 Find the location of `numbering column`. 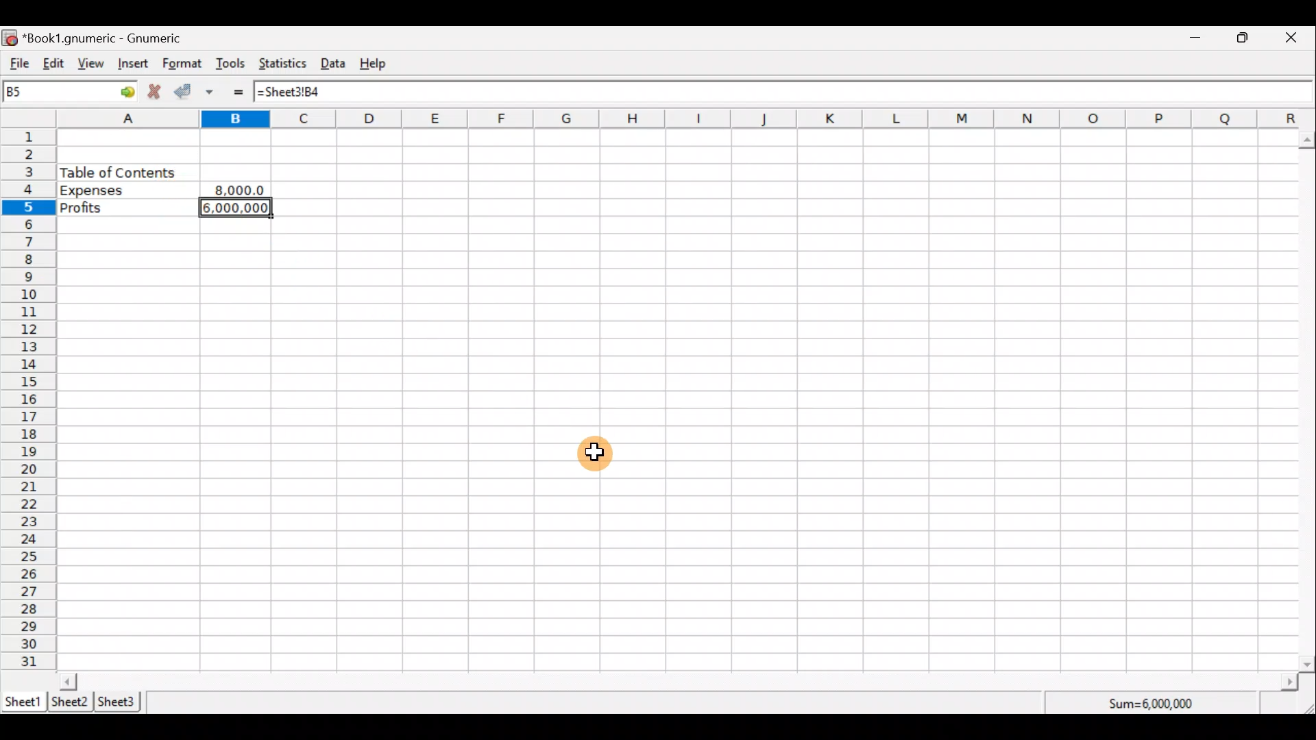

numbering column is located at coordinates (27, 402).